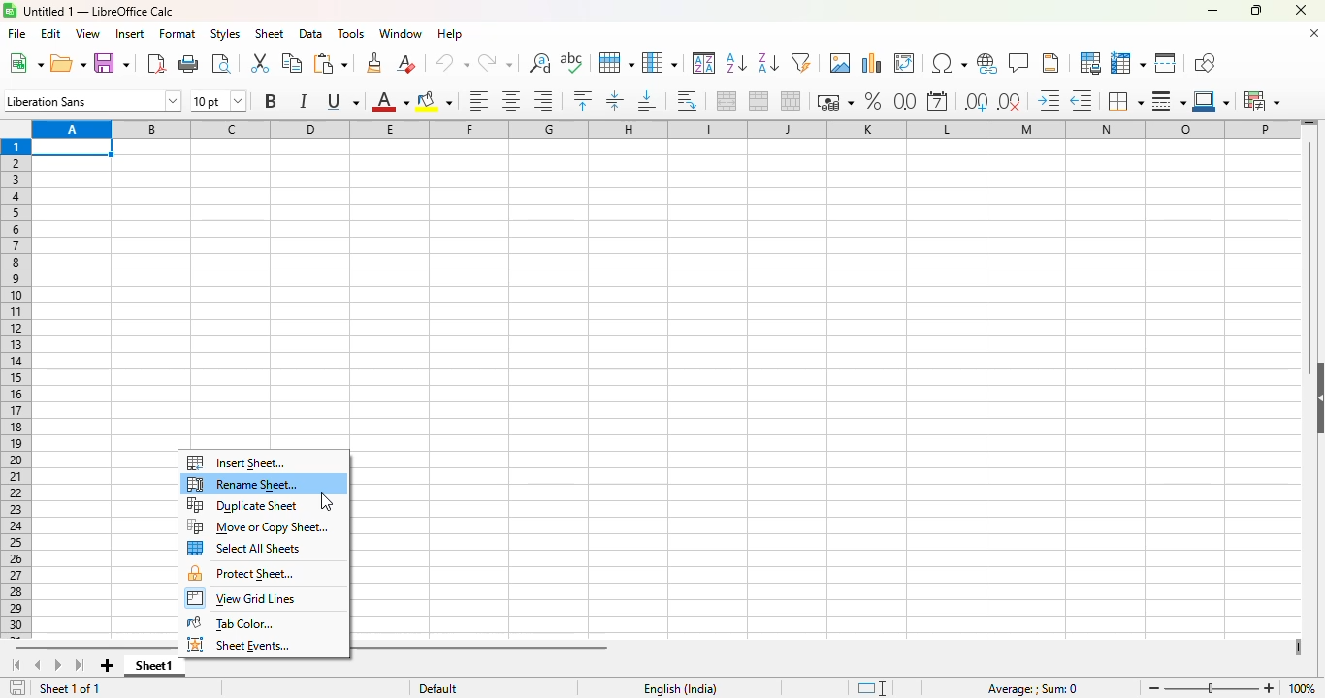  I want to click on insert hyperlink, so click(987, 64).